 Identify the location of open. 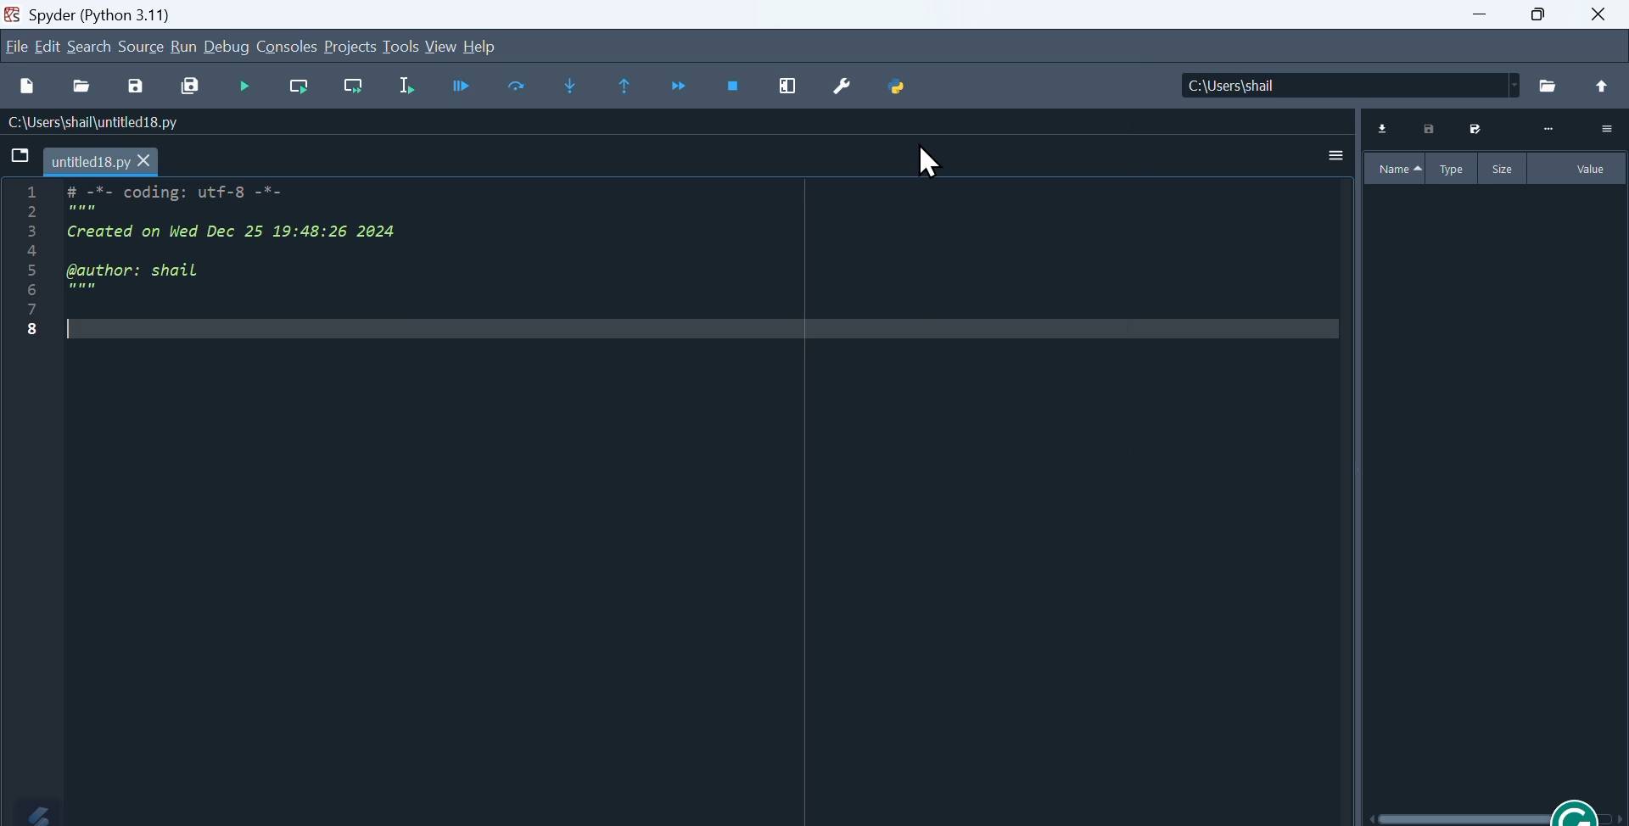
(81, 82).